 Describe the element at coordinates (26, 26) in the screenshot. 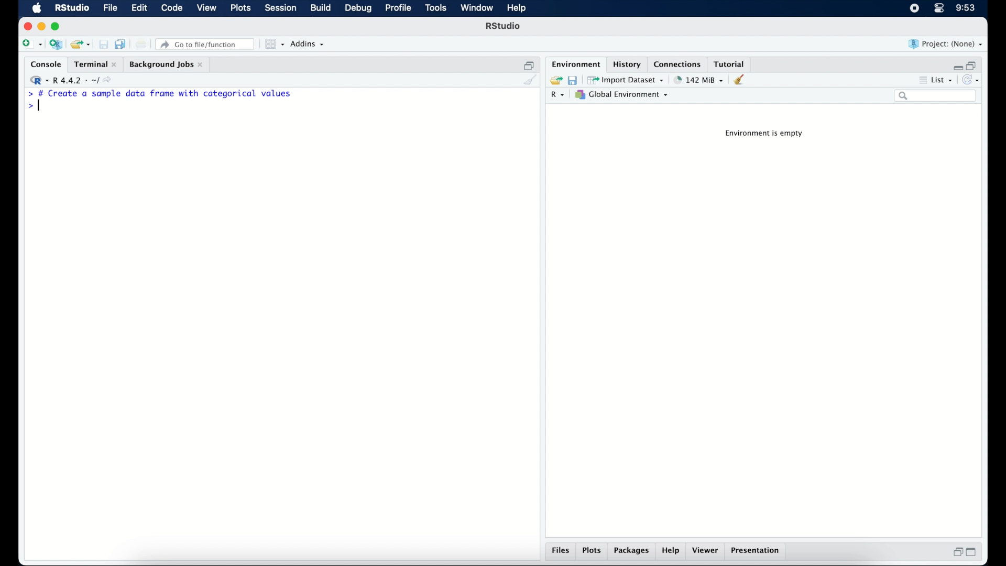

I see `close` at that location.